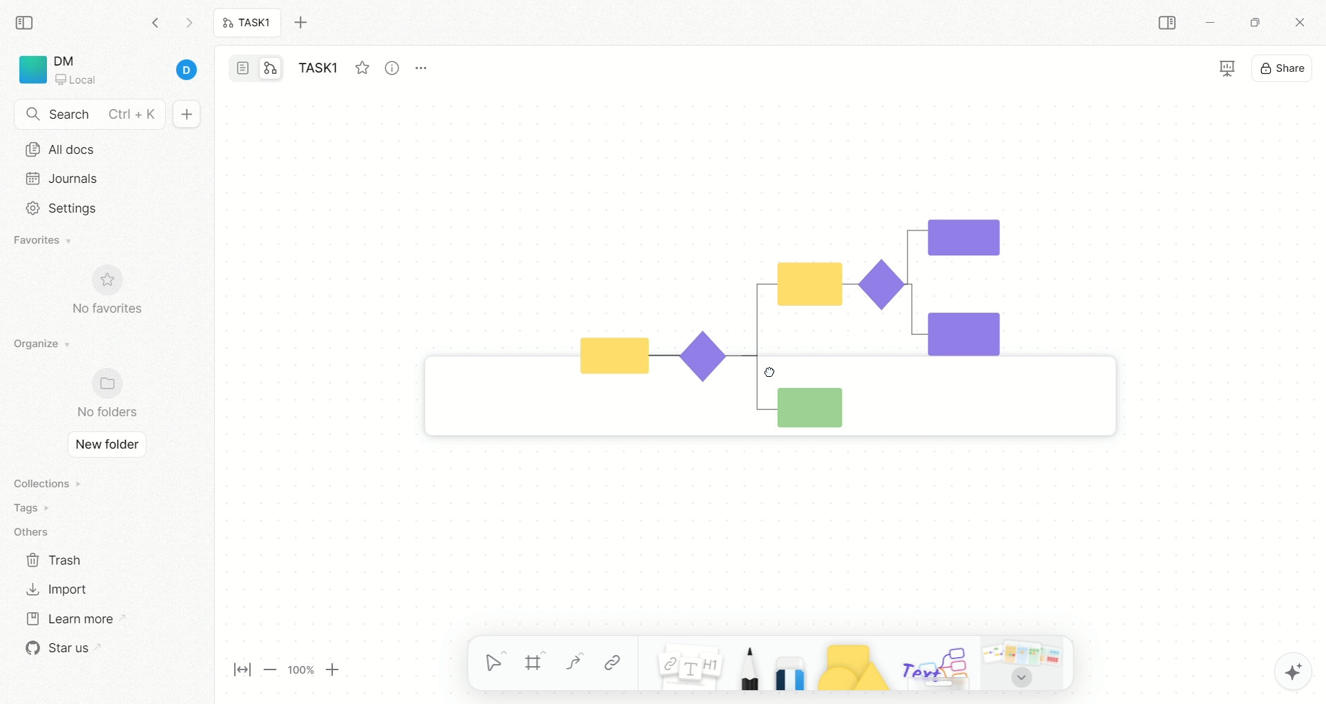  I want to click on favorites, so click(45, 242).